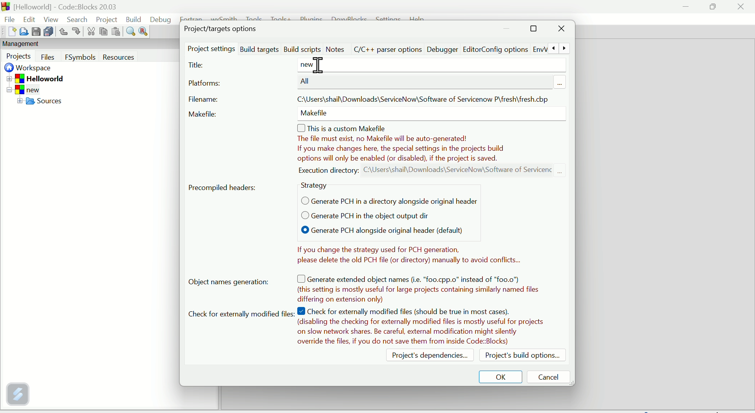 The image size is (755, 413). Describe the element at coordinates (420, 286) in the screenshot. I see `Note` at that location.